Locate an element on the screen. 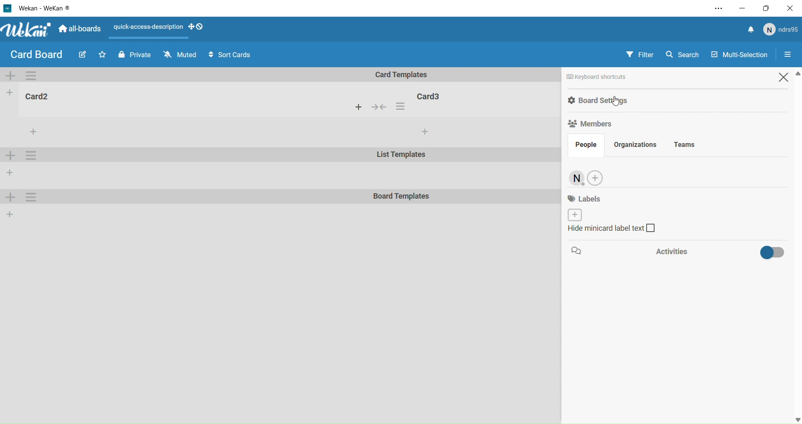   is located at coordinates (79, 30).